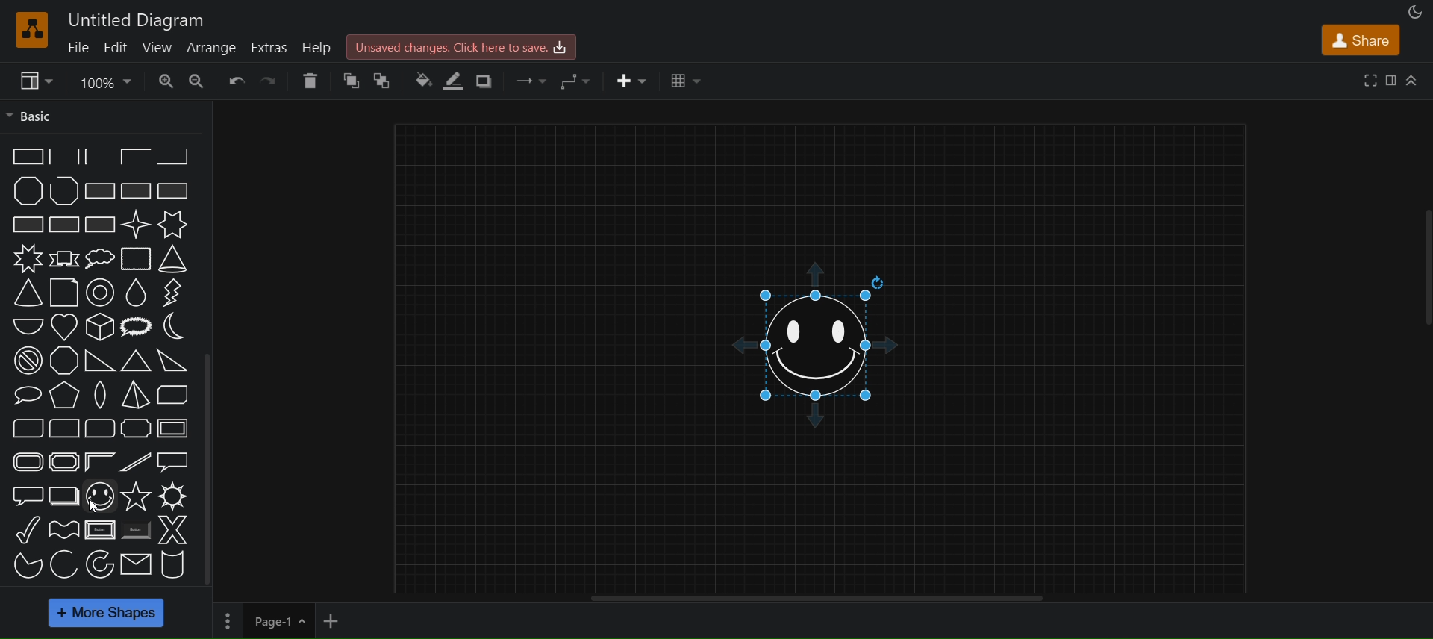 The height and width of the screenshot is (639, 1433). Describe the element at coordinates (102, 258) in the screenshot. I see `cloud callout` at that location.